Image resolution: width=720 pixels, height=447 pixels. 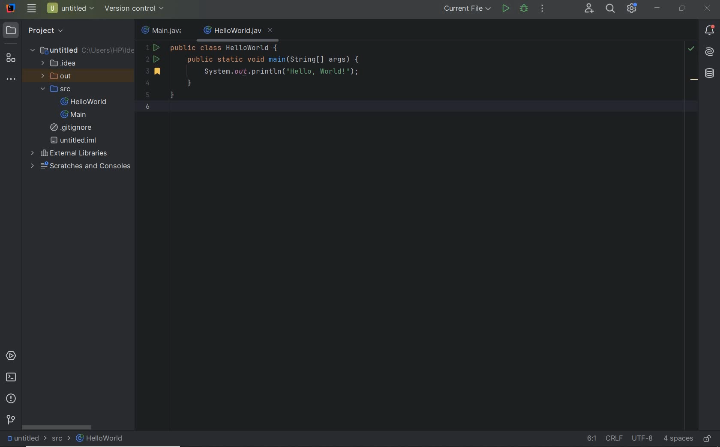 What do you see at coordinates (709, 51) in the screenshot?
I see `AI Assistant` at bounding box center [709, 51].